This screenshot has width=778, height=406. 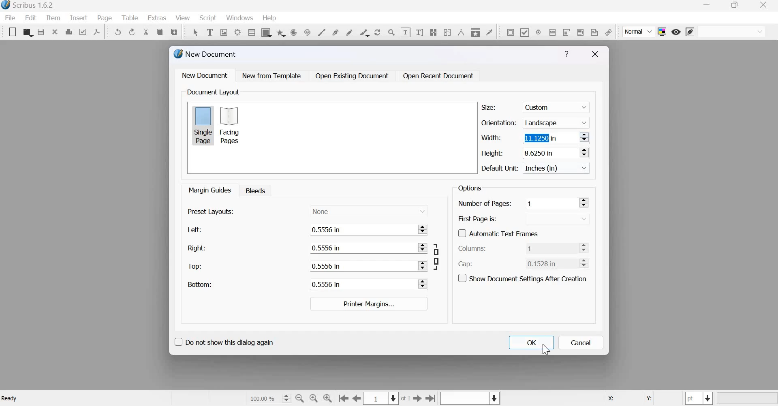 What do you see at coordinates (500, 169) in the screenshot?
I see `Default Unit: ` at bounding box center [500, 169].